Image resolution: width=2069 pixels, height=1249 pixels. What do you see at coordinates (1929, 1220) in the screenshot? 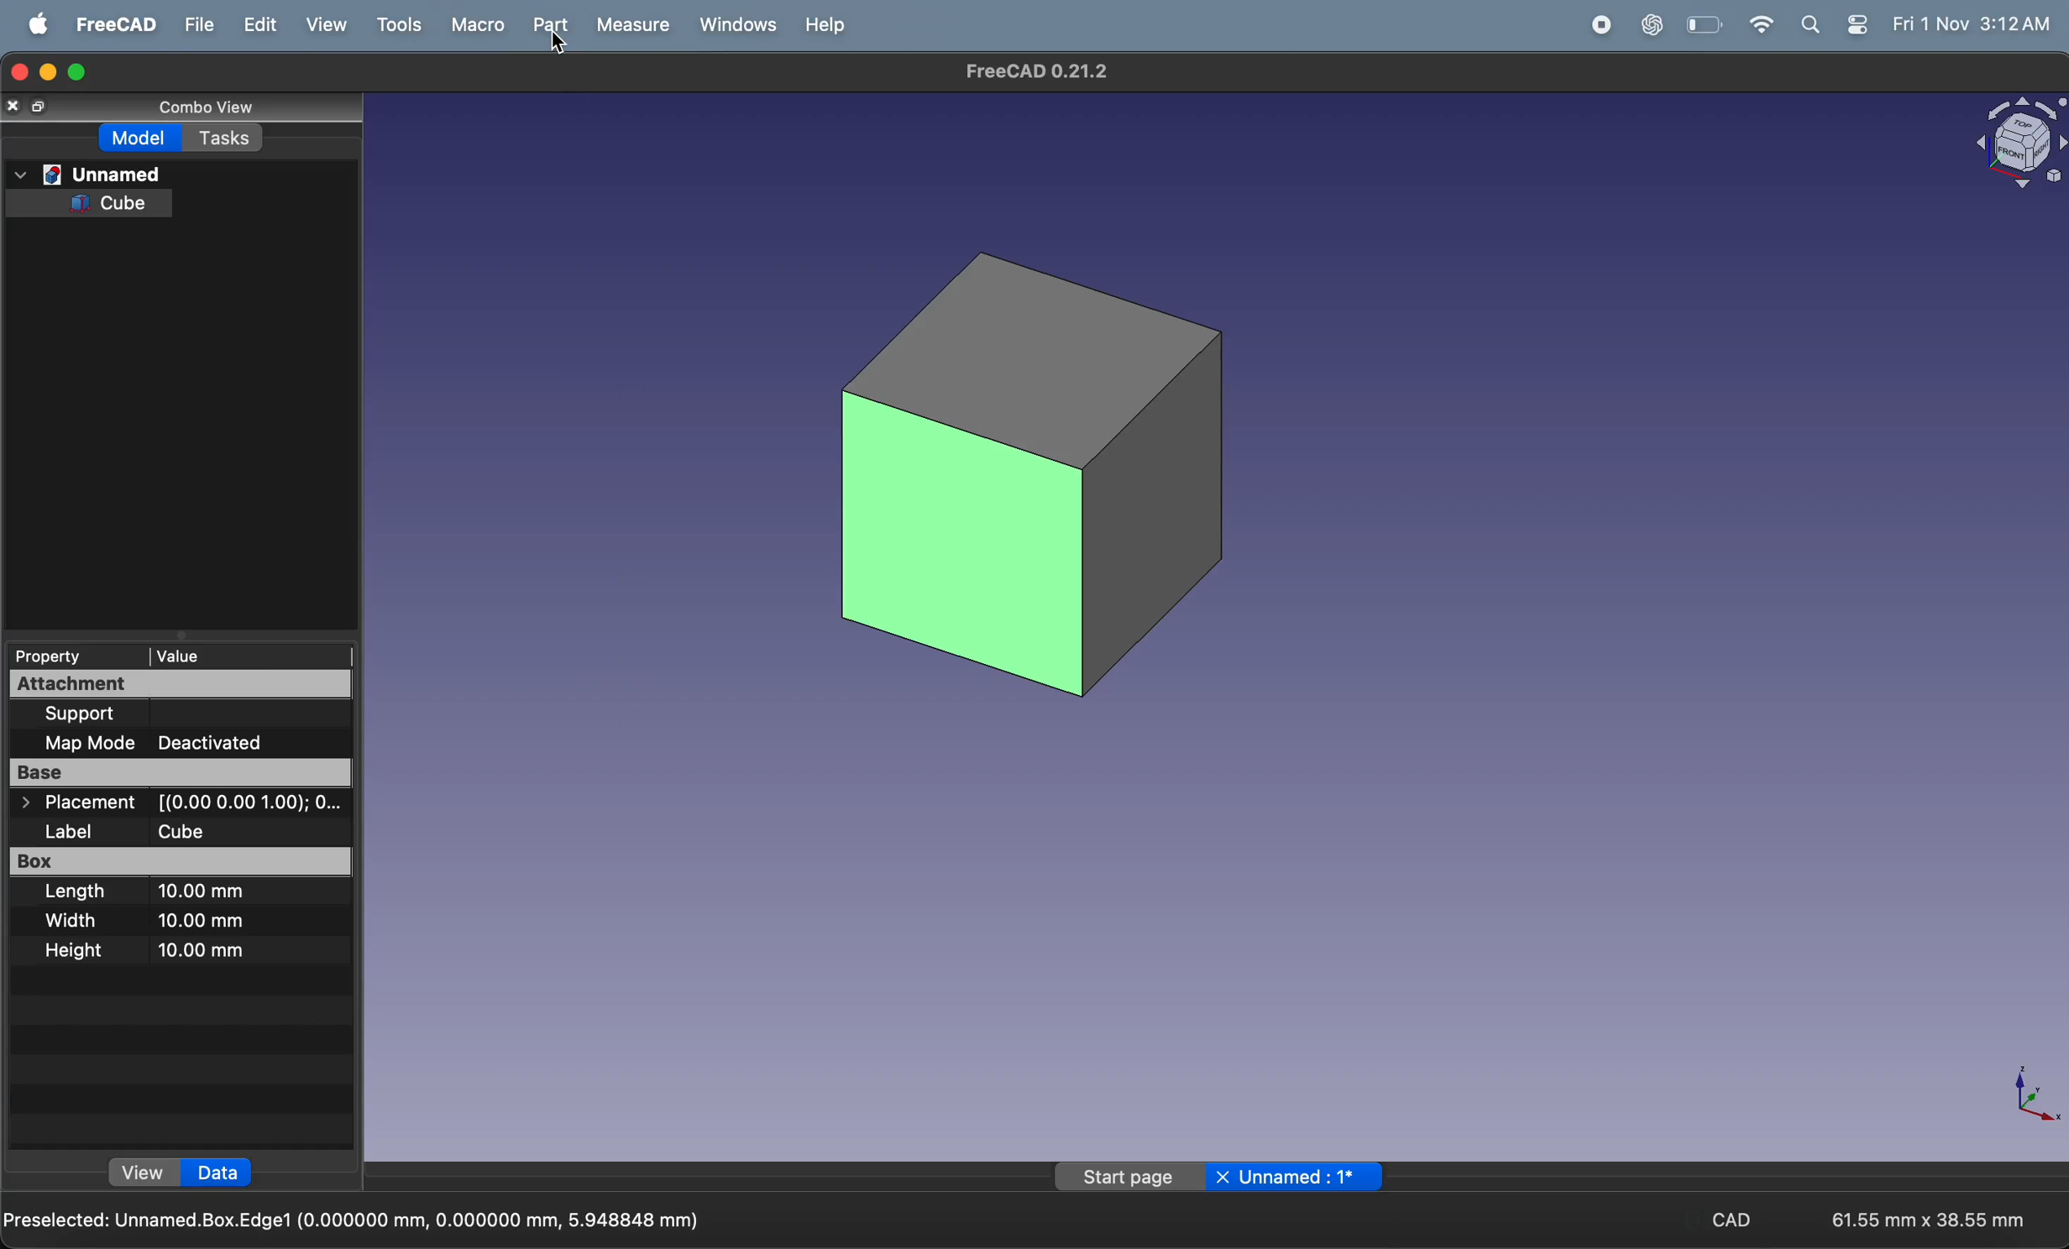
I see `61.55 mm x 38.55 mm` at bounding box center [1929, 1220].